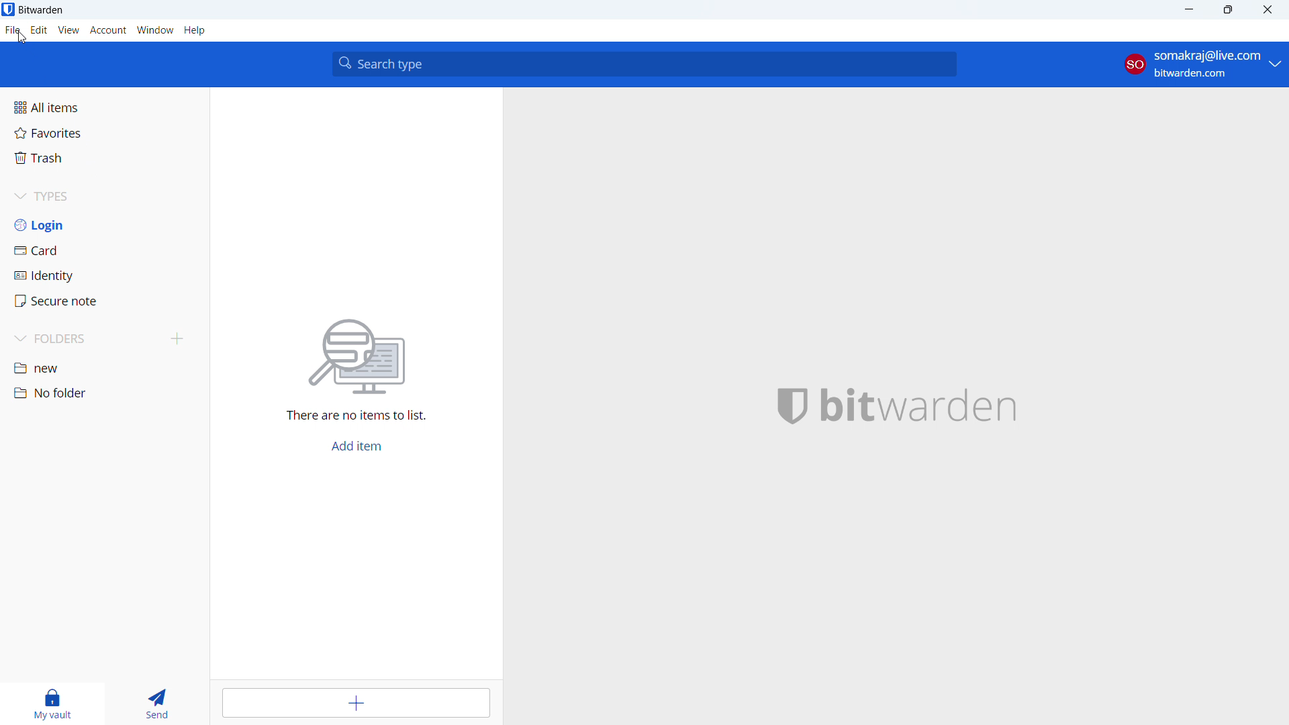 The height and width of the screenshot is (725, 1289). Describe the element at coordinates (105, 250) in the screenshot. I see `card` at that location.